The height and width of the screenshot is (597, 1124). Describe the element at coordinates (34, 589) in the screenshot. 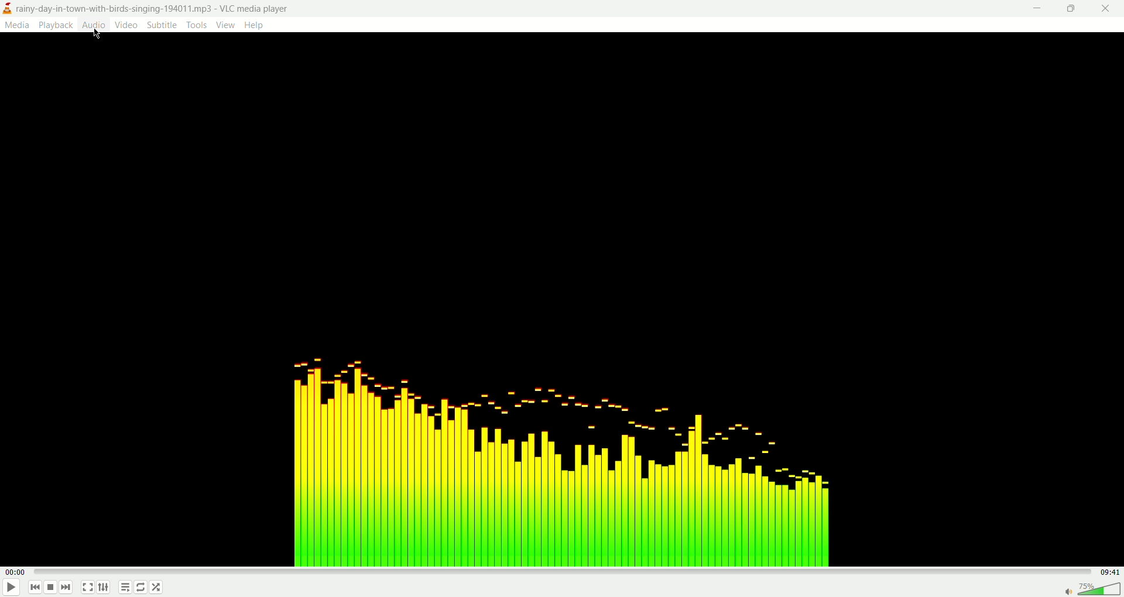

I see `previous` at that location.